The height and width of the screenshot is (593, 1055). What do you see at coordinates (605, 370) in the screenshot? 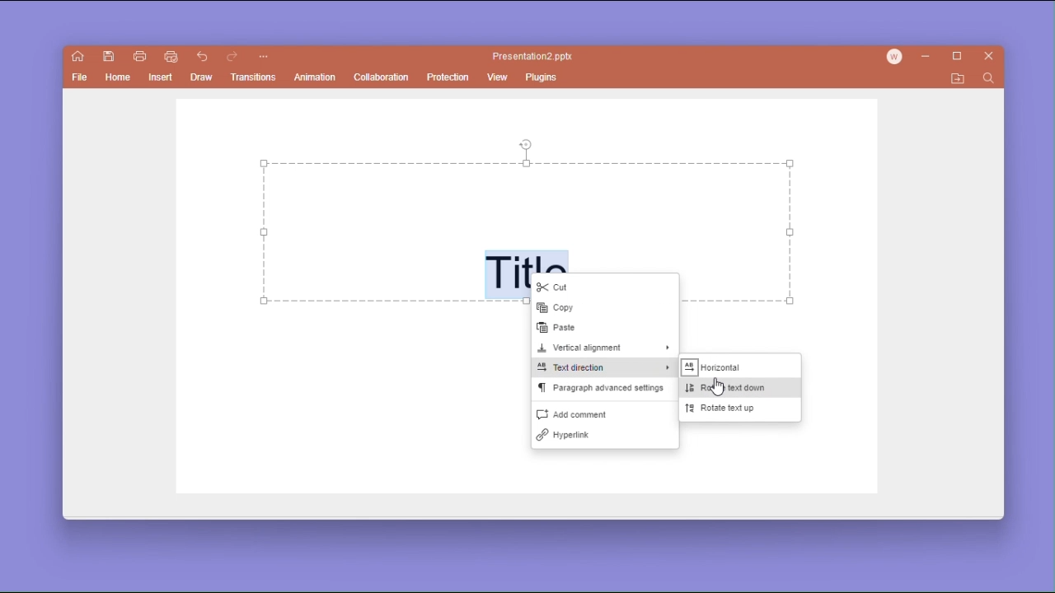
I see `text direction` at bounding box center [605, 370].